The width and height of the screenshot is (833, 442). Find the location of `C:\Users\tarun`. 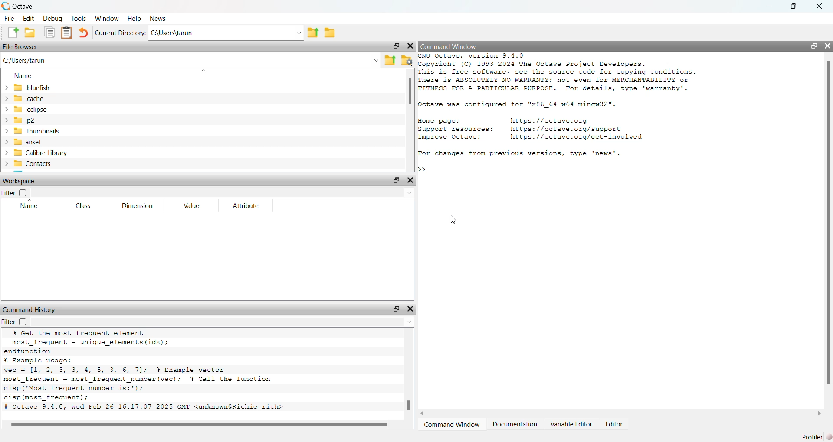

C:\Users\tarun is located at coordinates (213, 32).